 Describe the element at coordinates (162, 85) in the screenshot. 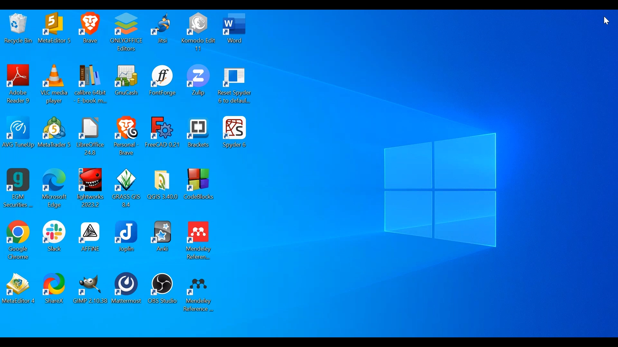

I see `FontForge ` at that location.